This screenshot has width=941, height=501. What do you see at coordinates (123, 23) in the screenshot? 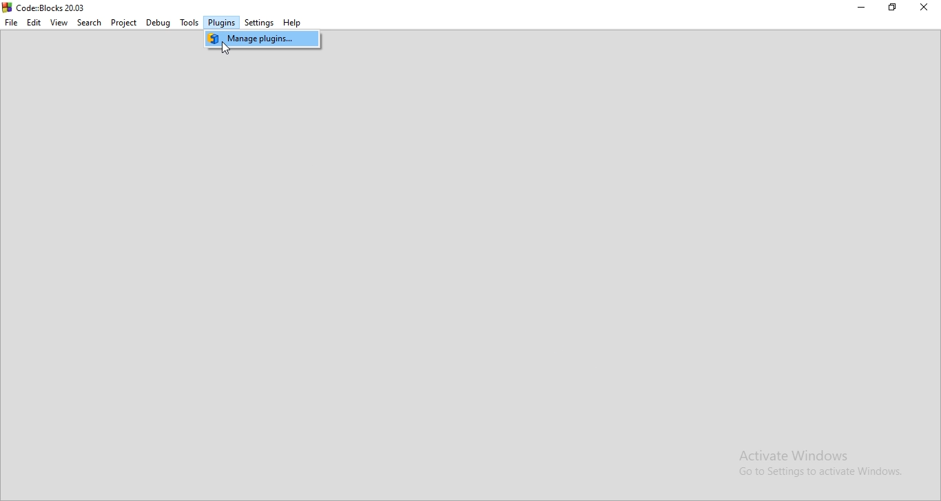
I see `Project` at bounding box center [123, 23].